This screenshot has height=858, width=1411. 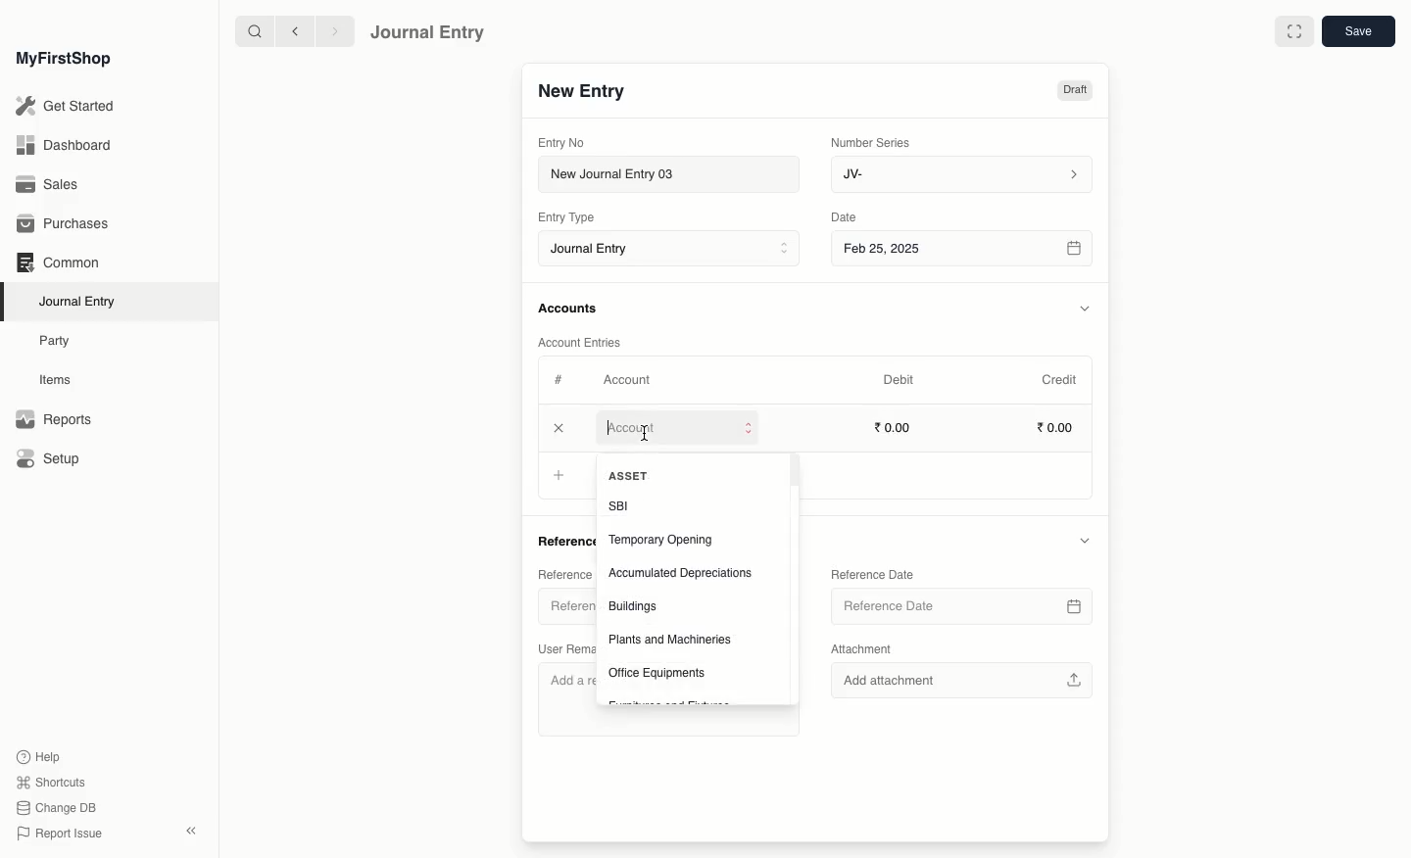 I want to click on Change DB, so click(x=57, y=809).